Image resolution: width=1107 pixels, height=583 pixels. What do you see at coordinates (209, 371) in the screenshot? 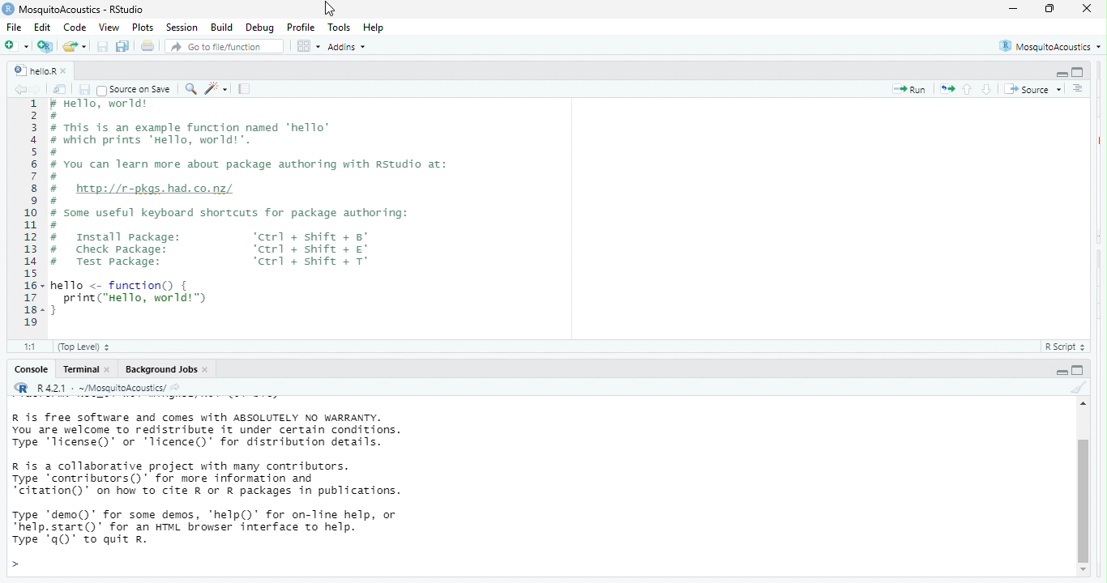
I see `close` at bounding box center [209, 371].